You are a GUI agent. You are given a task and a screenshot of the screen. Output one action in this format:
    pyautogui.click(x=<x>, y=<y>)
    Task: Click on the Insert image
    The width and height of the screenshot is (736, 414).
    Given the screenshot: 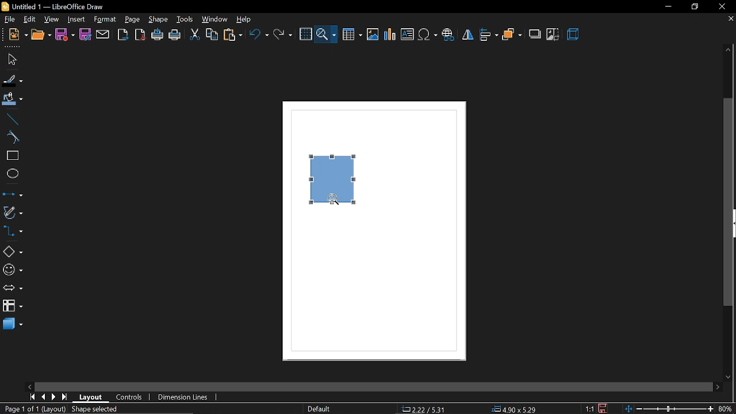 What is the action you would take?
    pyautogui.click(x=373, y=35)
    